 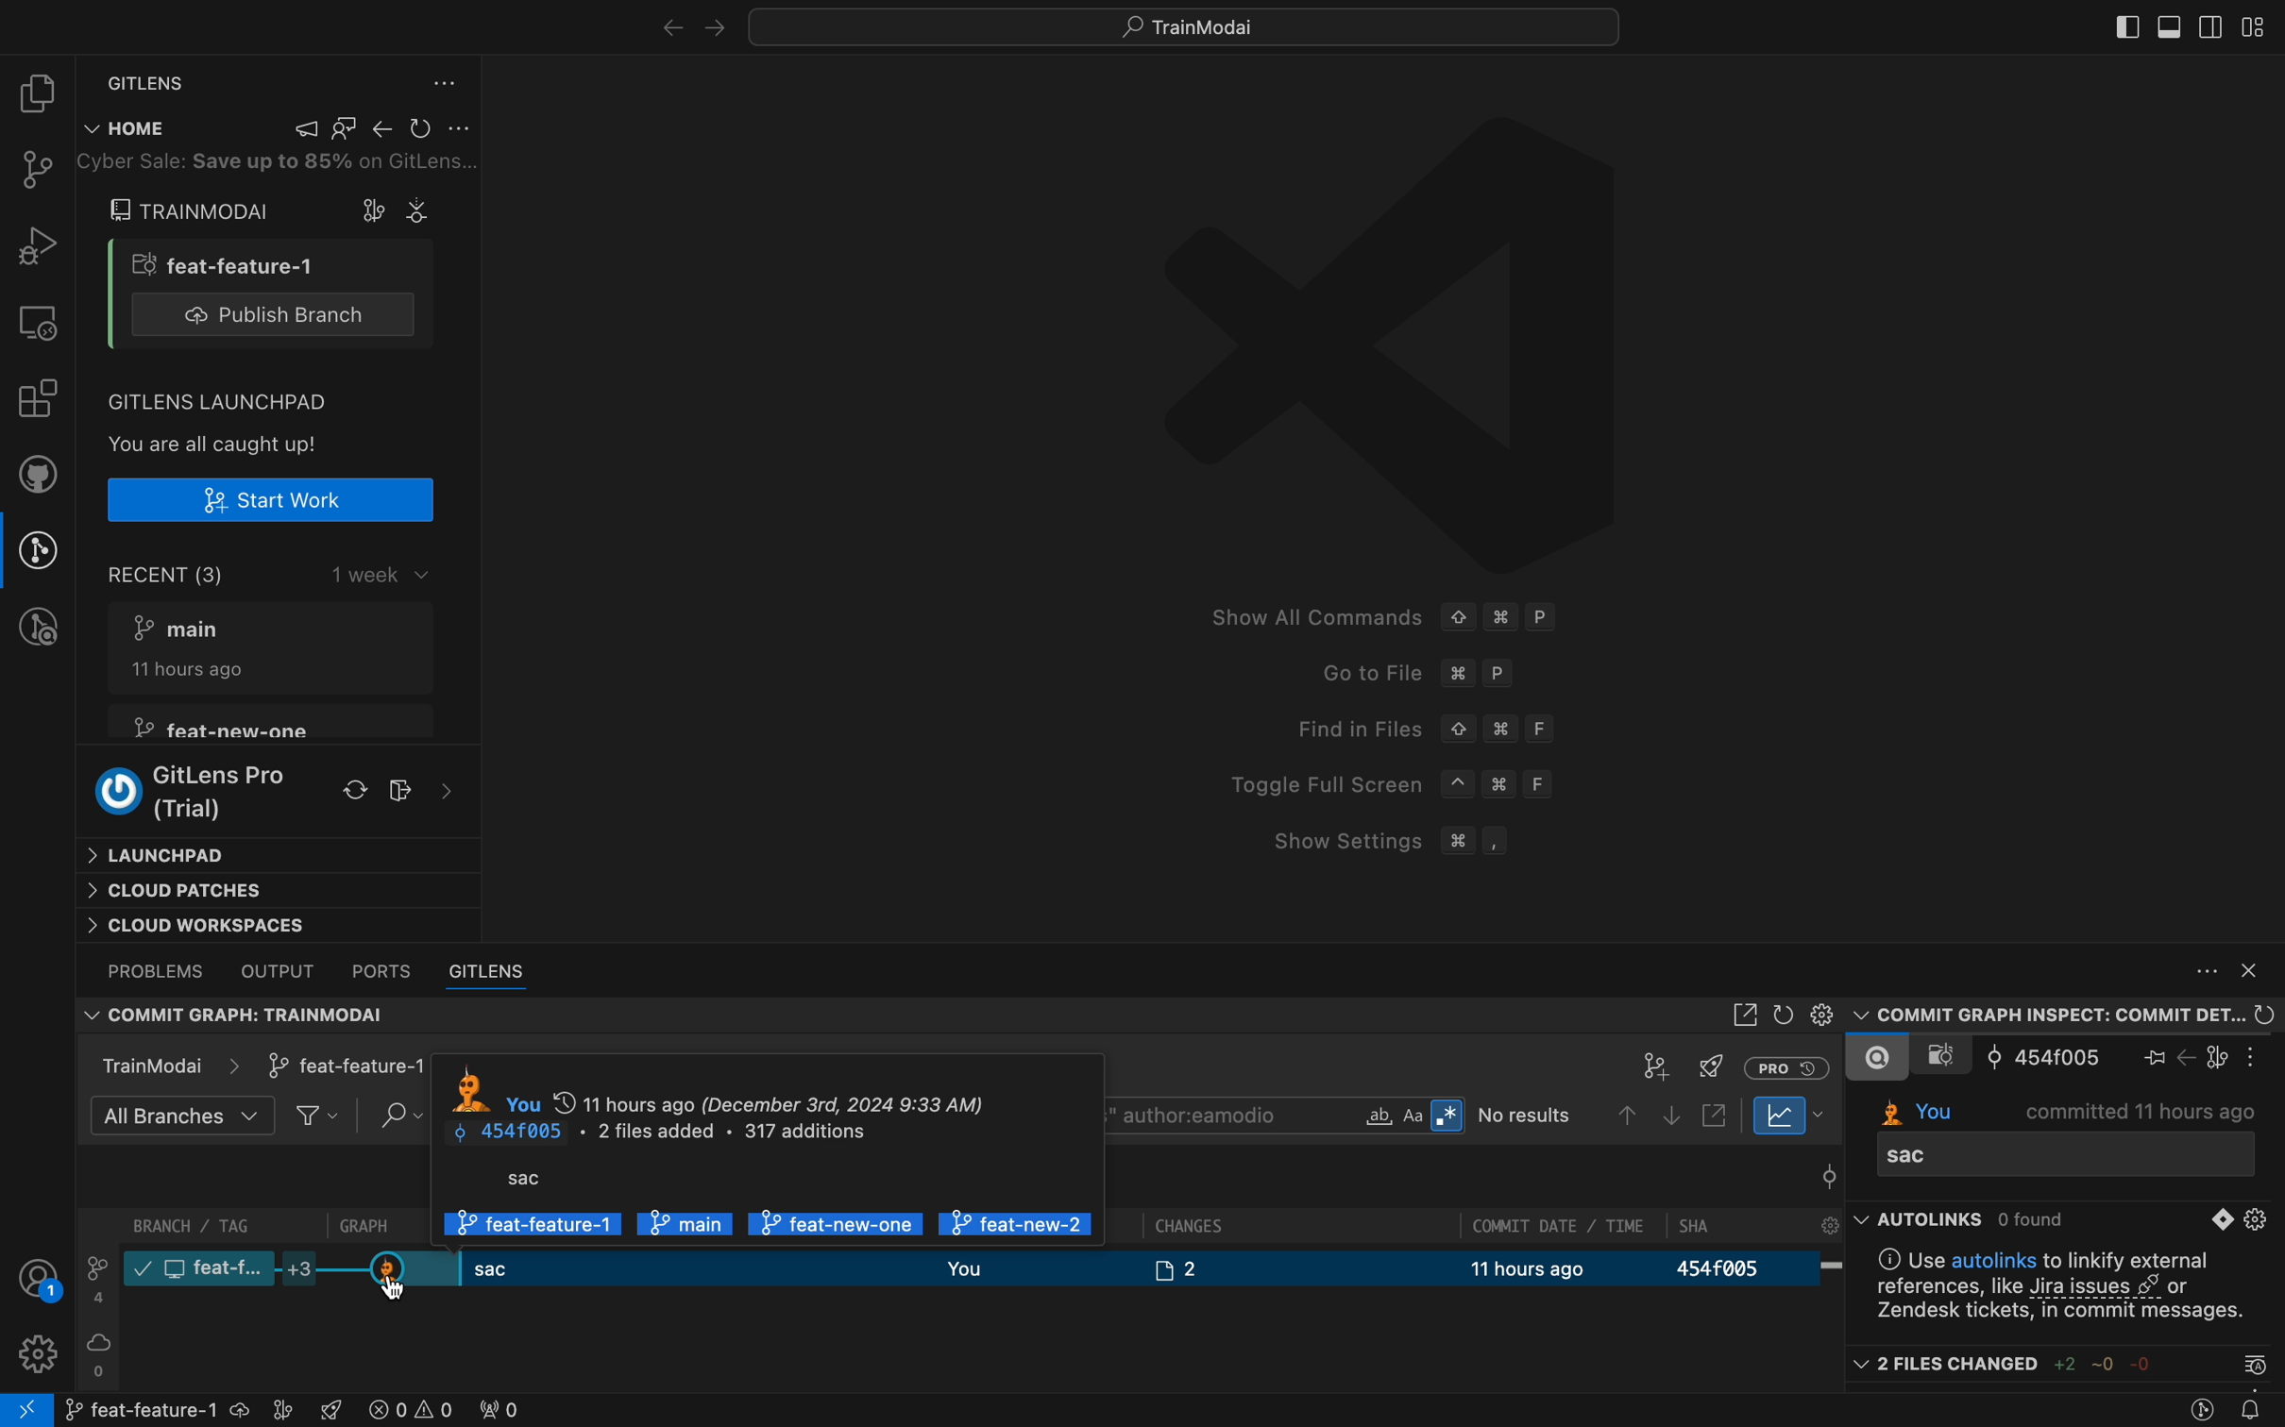 I want to click on 7° feat-new-one, so click(x=222, y=730).